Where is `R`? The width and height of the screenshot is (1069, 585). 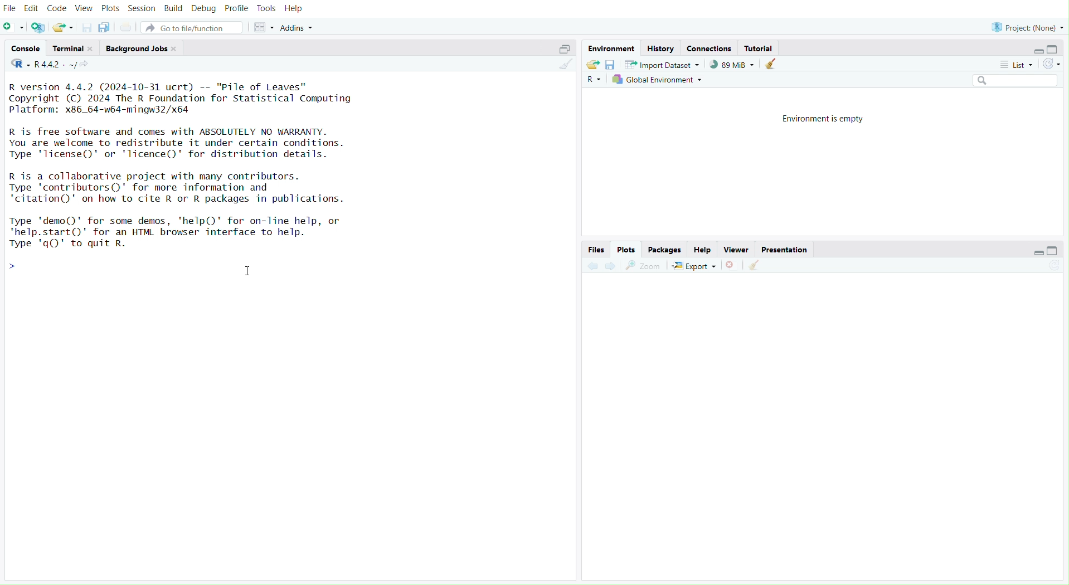 R is located at coordinates (16, 65).